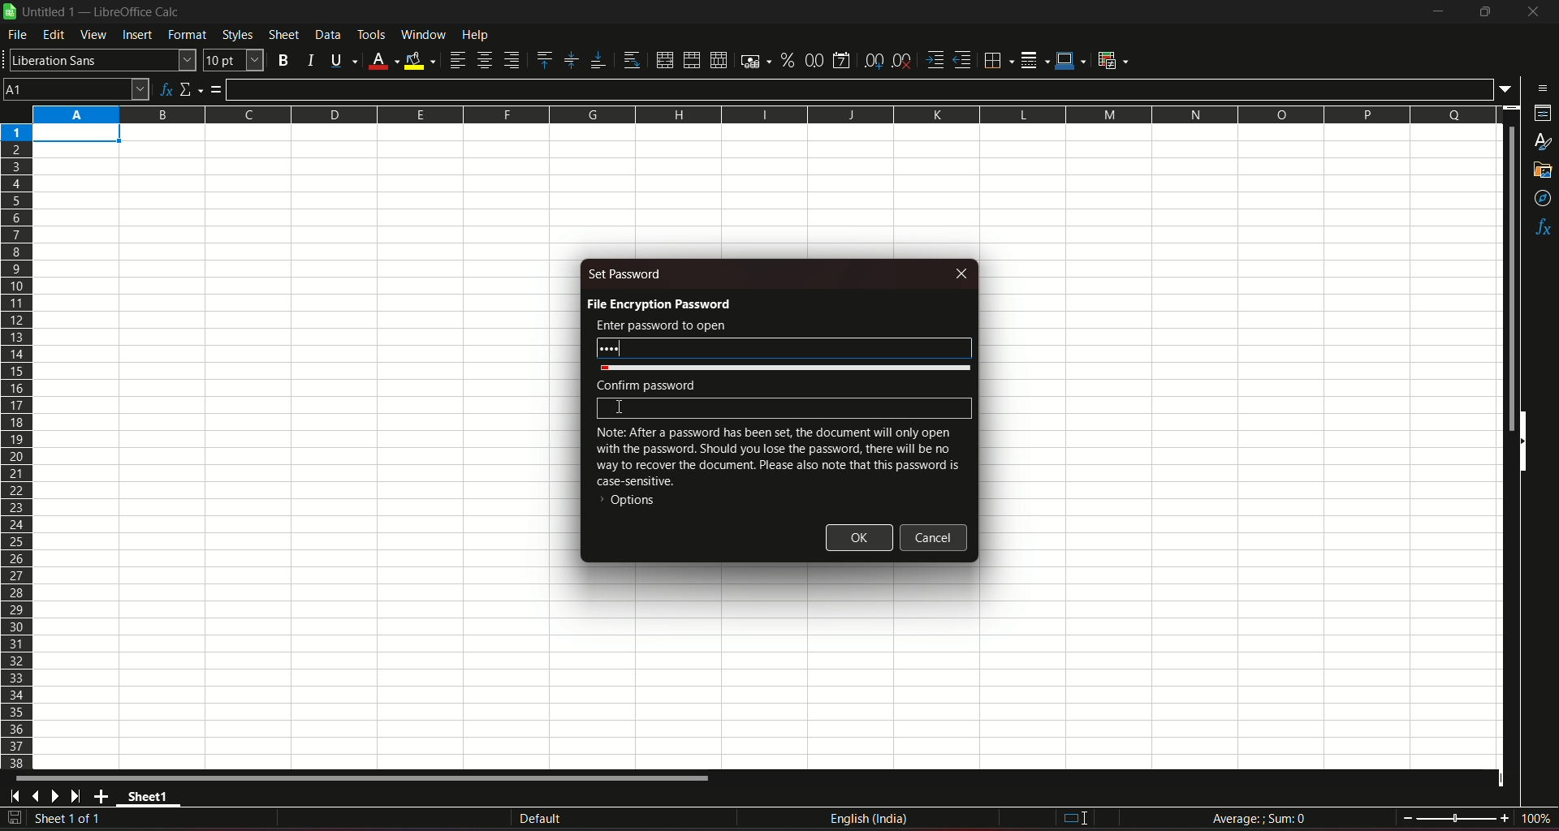  Describe the element at coordinates (692, 58) in the screenshot. I see `merge cells` at that location.